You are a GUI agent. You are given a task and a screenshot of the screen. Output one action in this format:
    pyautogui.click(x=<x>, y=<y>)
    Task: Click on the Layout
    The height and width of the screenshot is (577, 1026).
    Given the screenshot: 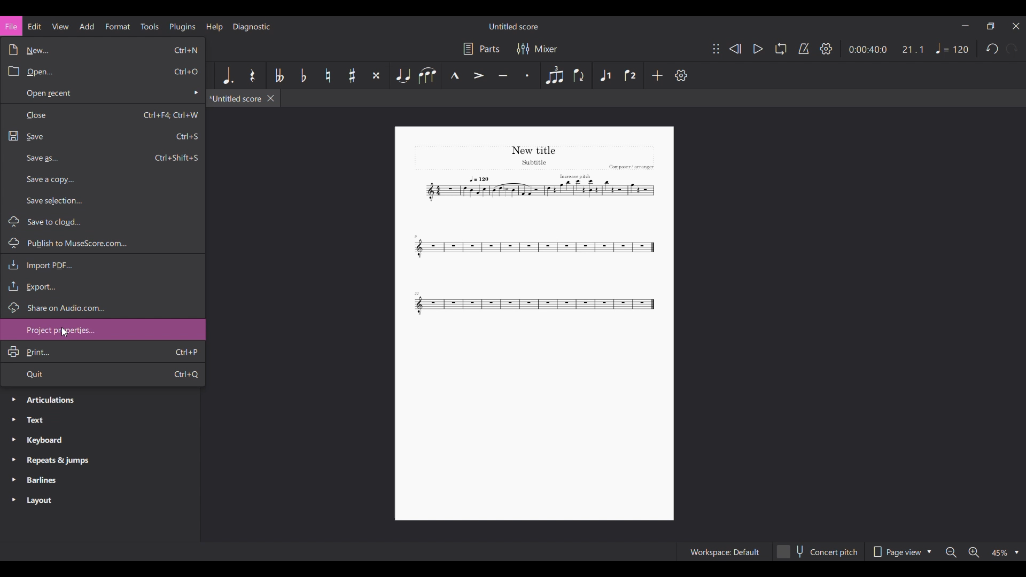 What is the action you would take?
    pyautogui.click(x=100, y=501)
    